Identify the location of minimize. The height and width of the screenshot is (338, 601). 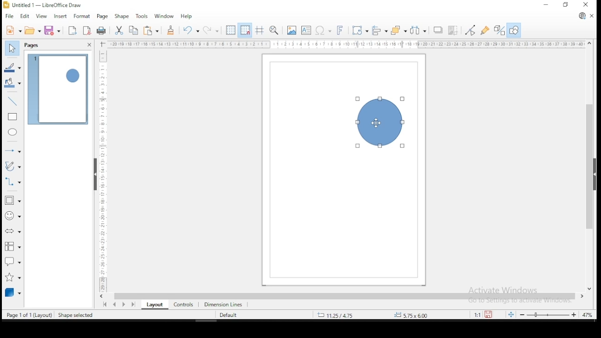
(547, 4).